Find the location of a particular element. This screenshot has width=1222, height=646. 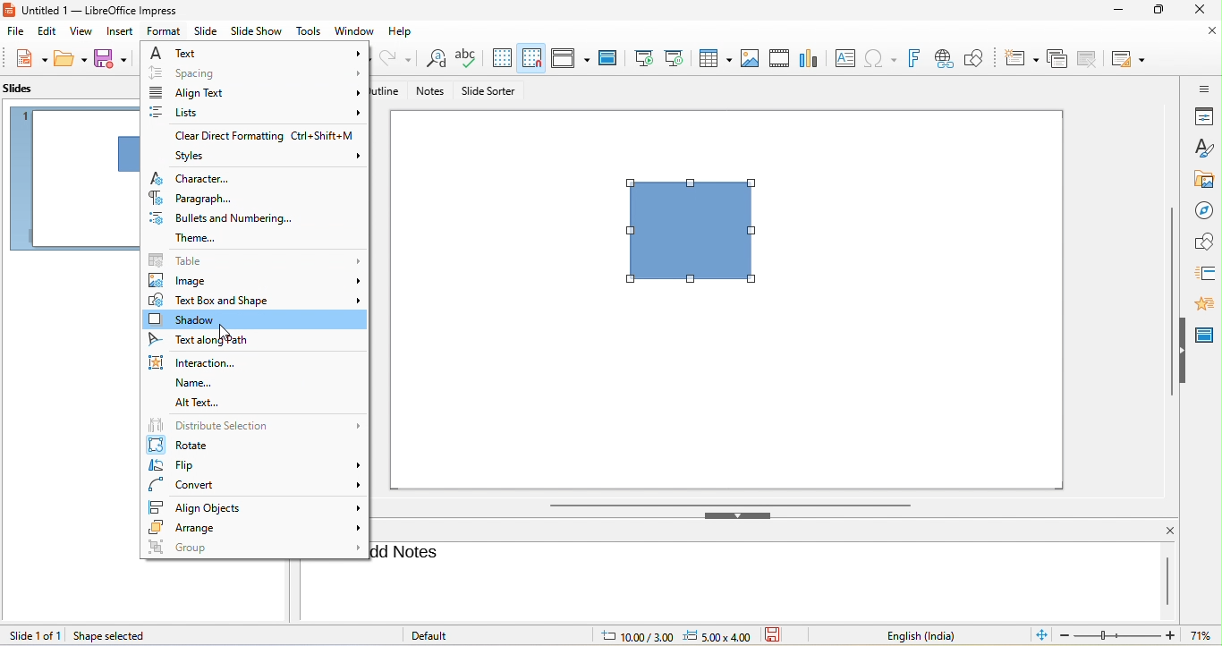

vertical scroll bar is located at coordinates (1166, 580).